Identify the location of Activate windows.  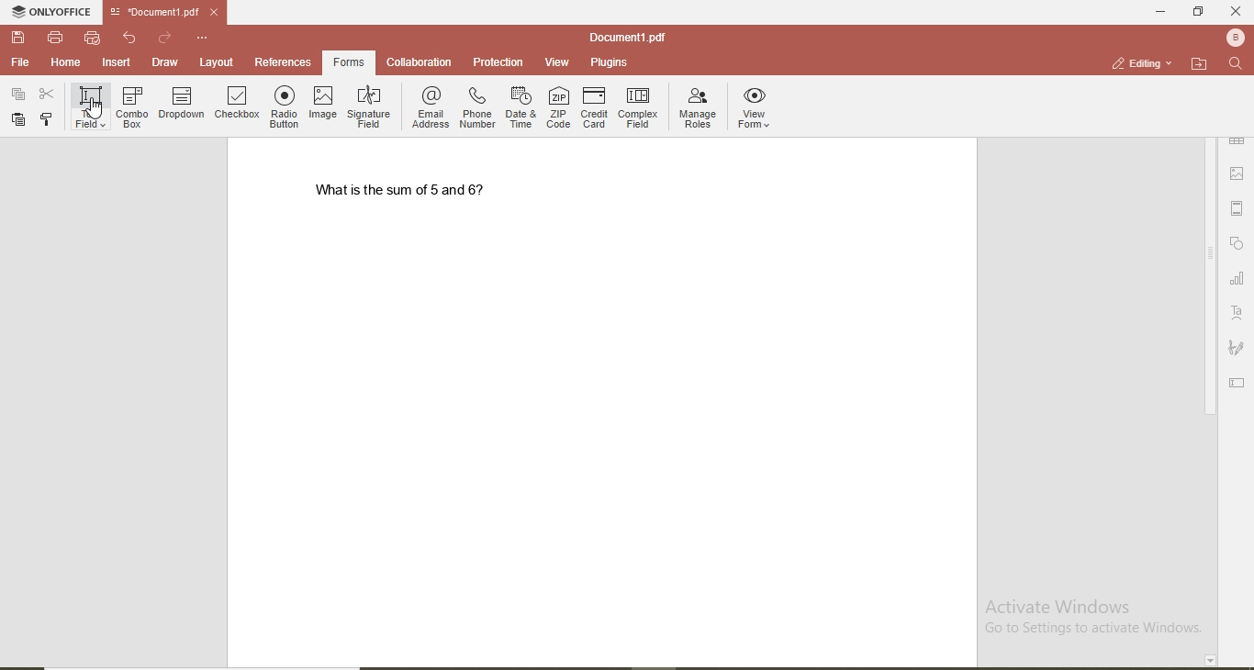
(1097, 616).